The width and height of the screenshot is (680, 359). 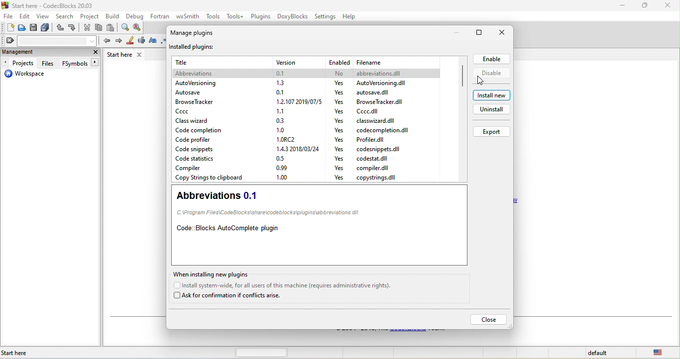 What do you see at coordinates (490, 95) in the screenshot?
I see `install new` at bounding box center [490, 95].